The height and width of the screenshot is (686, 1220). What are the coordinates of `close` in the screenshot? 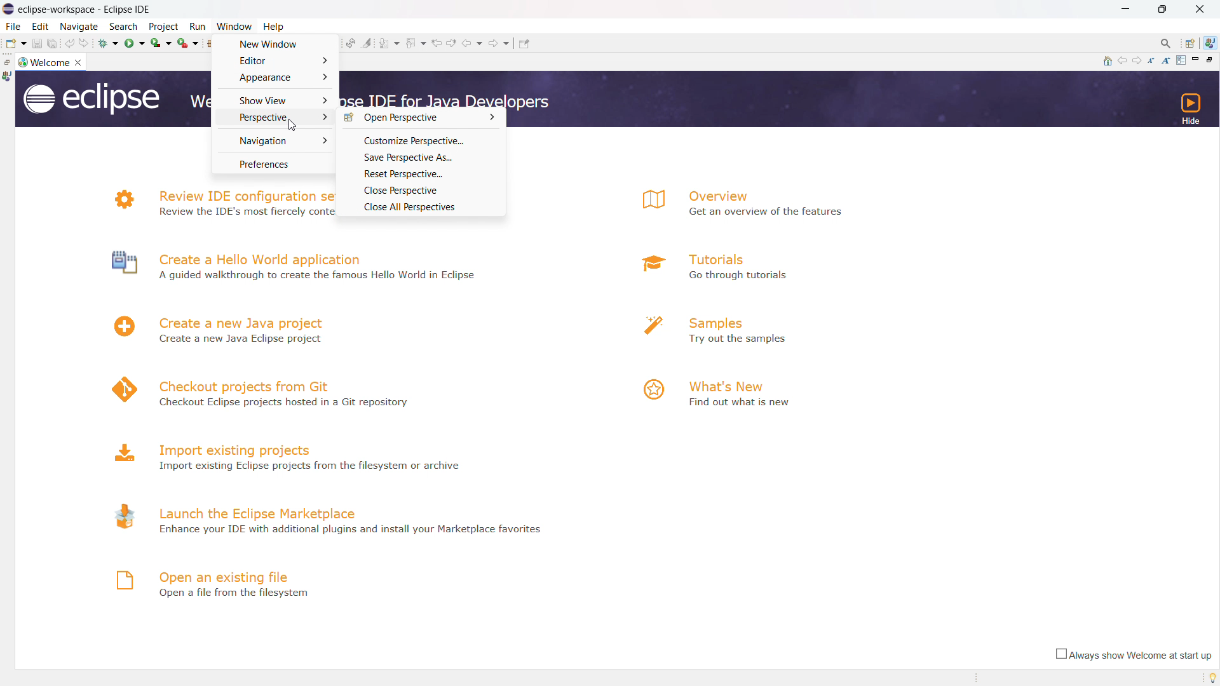 It's located at (80, 62).